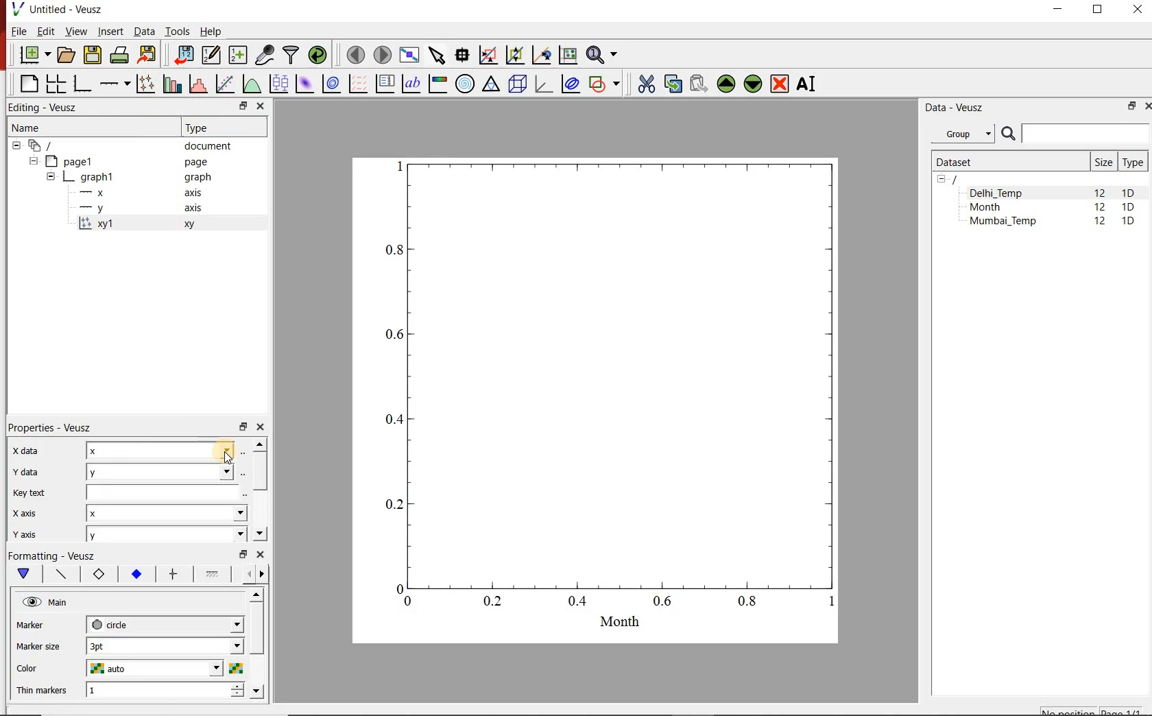 The width and height of the screenshot is (1152, 716). What do you see at coordinates (40, 691) in the screenshot?
I see `Thin markers` at bounding box center [40, 691].